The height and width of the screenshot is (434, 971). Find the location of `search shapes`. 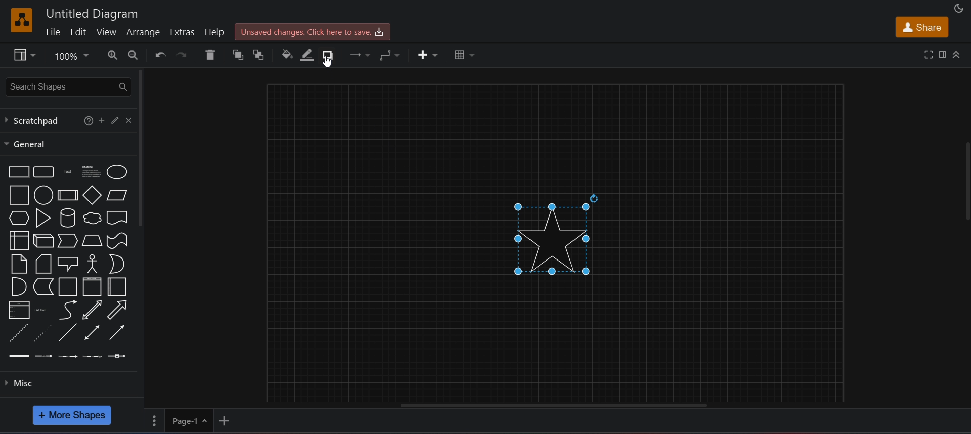

search shapes is located at coordinates (65, 85).